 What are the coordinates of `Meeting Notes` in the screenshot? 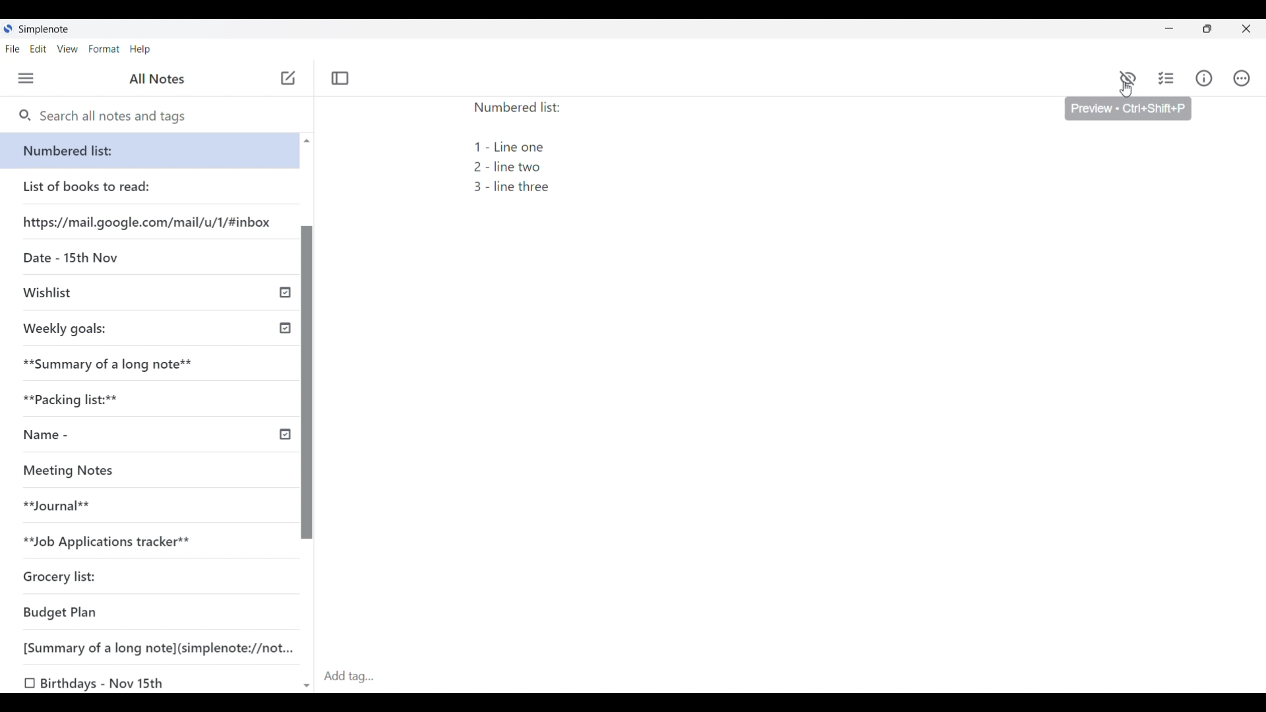 It's located at (84, 473).